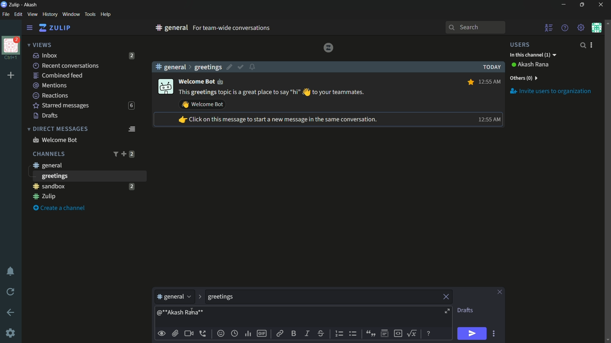 The image size is (611, 343). What do you see at coordinates (253, 66) in the screenshot?
I see `configure topic notifications` at bounding box center [253, 66].